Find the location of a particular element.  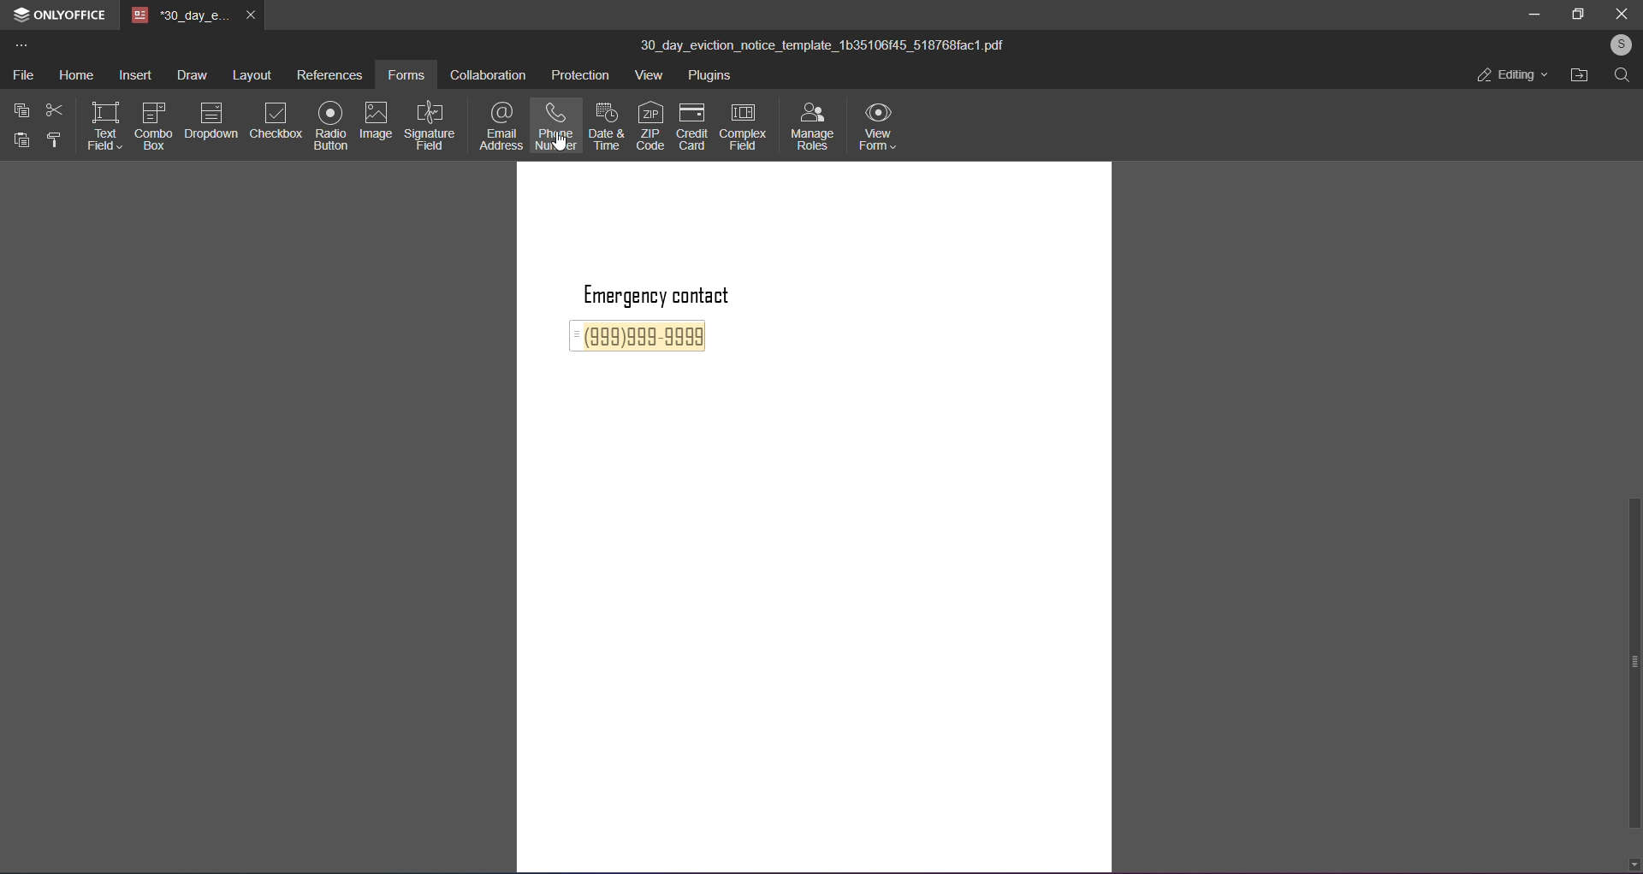

dropdown is located at coordinates (213, 121).